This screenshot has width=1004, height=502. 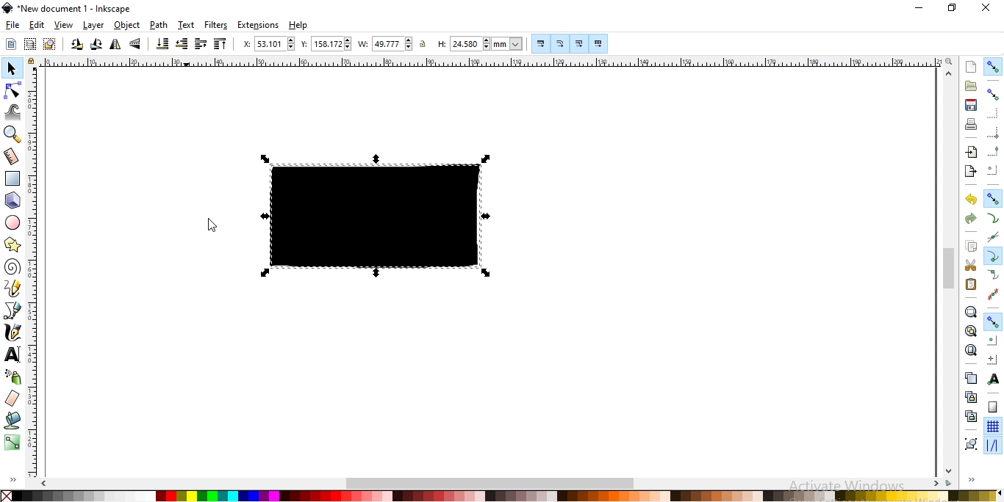 What do you see at coordinates (94, 26) in the screenshot?
I see `layer` at bounding box center [94, 26].